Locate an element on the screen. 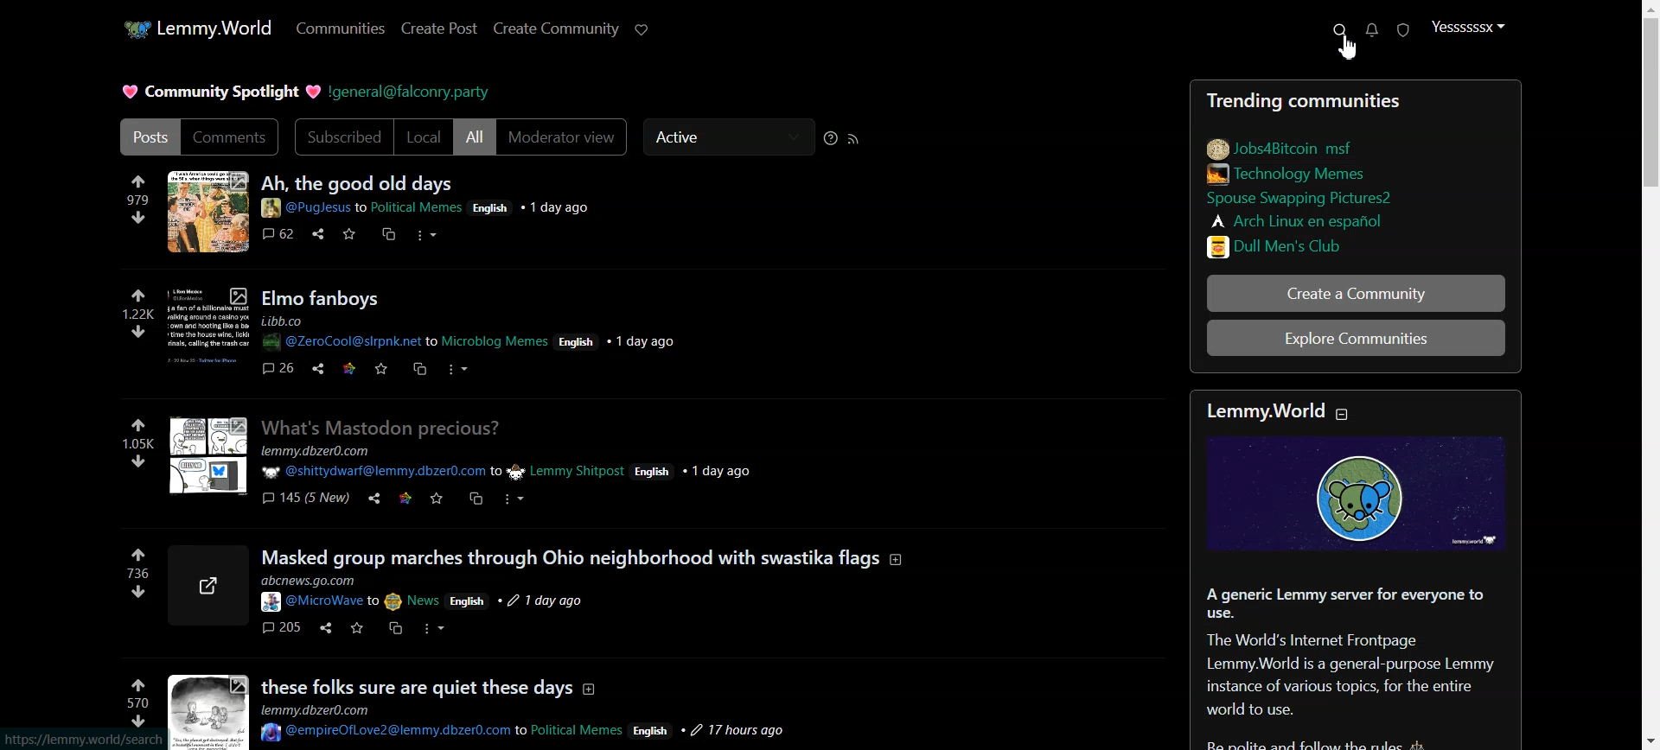 The height and width of the screenshot is (750, 1660). cross post is located at coordinates (419, 370).